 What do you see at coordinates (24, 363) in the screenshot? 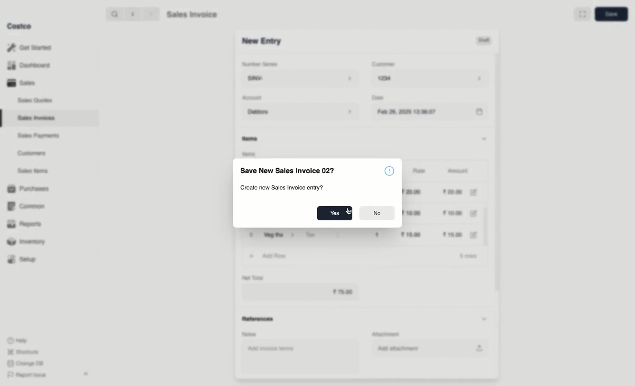
I see `Change DB` at bounding box center [24, 363].